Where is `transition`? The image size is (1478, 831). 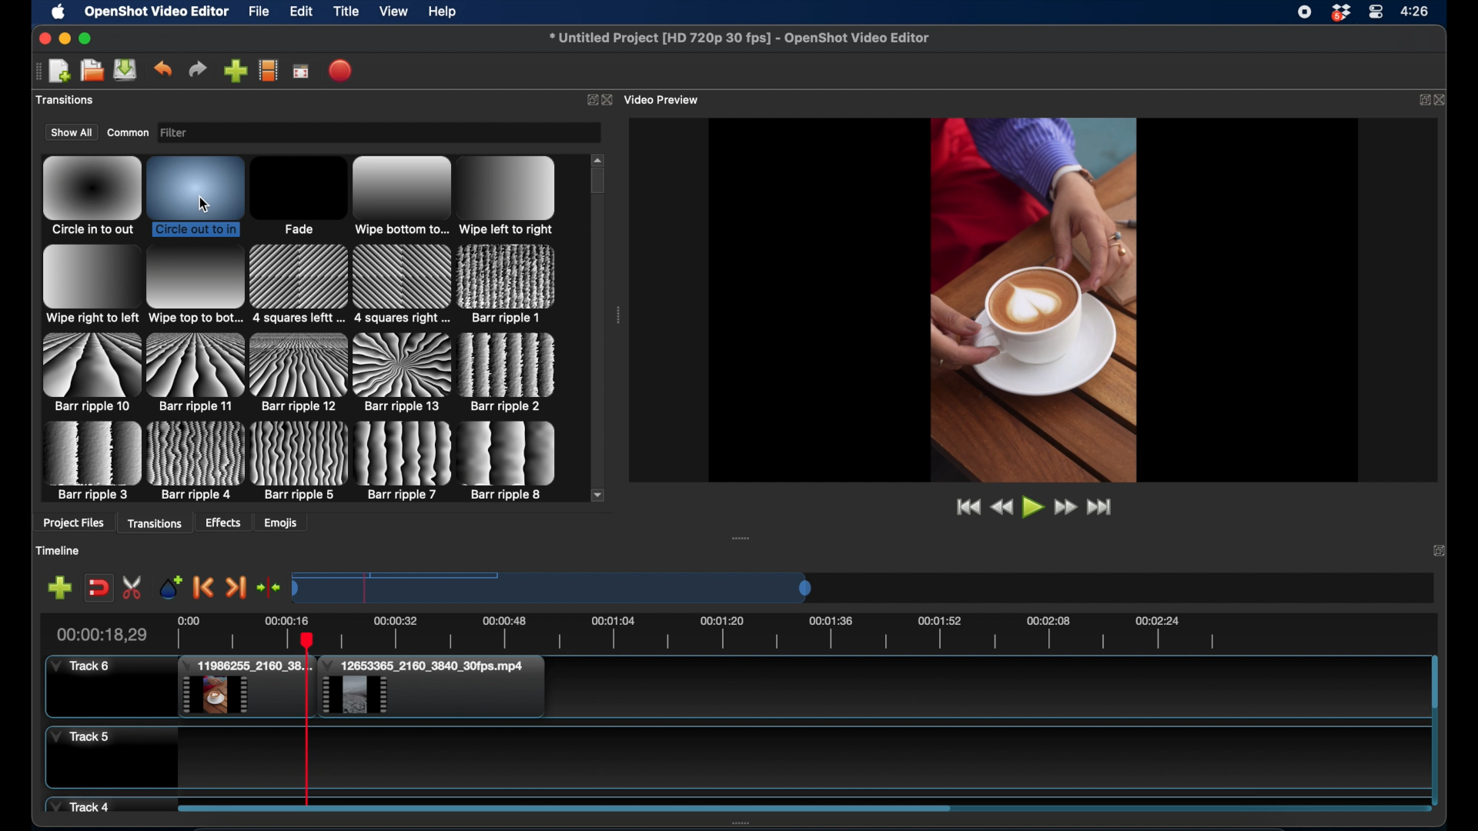
transition is located at coordinates (299, 460).